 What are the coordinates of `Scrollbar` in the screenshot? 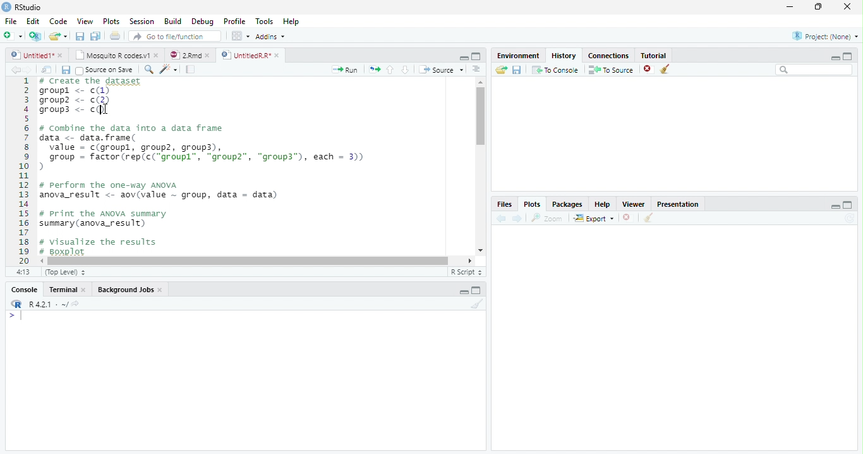 It's located at (479, 166).